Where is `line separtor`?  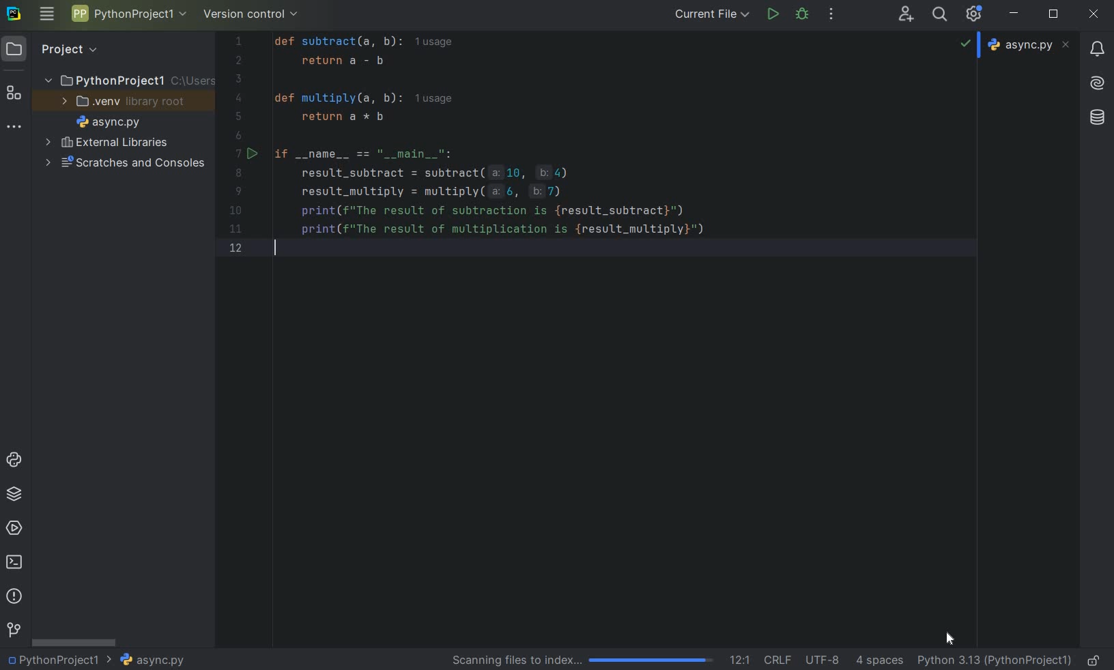
line separtor is located at coordinates (776, 659).